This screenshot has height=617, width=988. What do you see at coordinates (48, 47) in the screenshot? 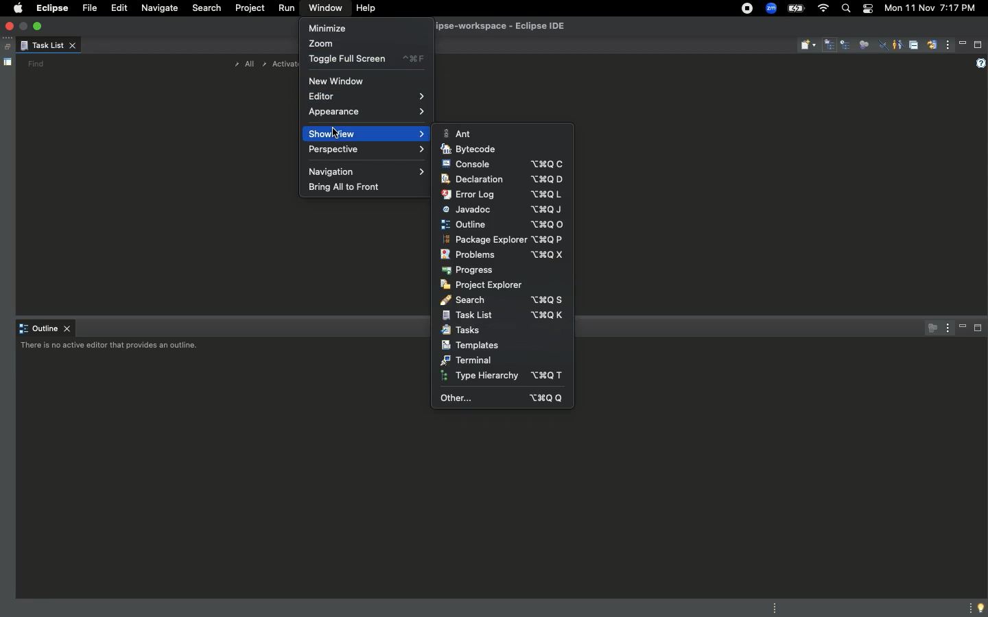
I see `Task list` at bounding box center [48, 47].